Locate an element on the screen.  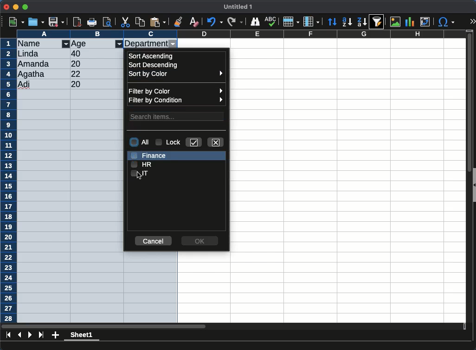
add is located at coordinates (55, 336).